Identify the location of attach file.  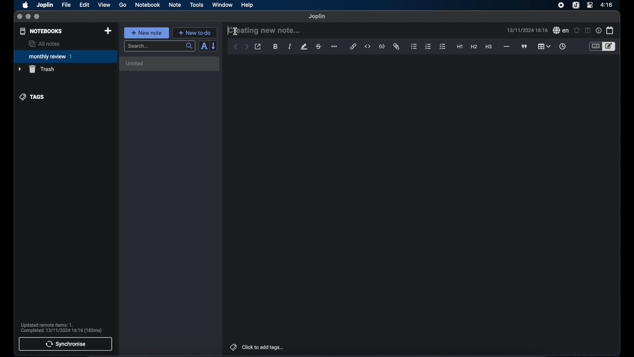
(396, 47).